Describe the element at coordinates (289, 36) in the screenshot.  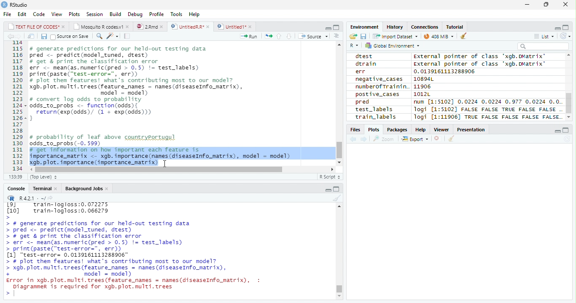
I see `Down` at that location.